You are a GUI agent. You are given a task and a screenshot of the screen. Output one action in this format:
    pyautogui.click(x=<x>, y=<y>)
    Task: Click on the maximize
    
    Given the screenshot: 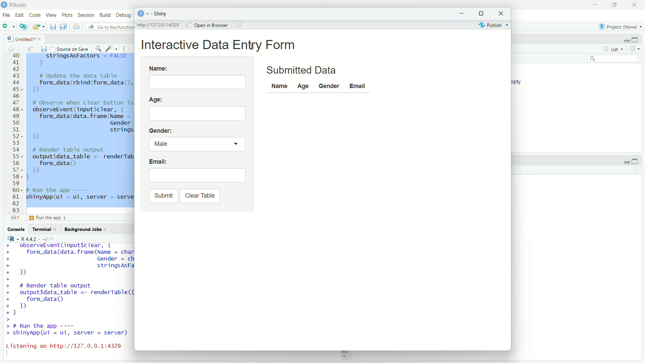 What is the action you would take?
    pyautogui.click(x=483, y=12)
    